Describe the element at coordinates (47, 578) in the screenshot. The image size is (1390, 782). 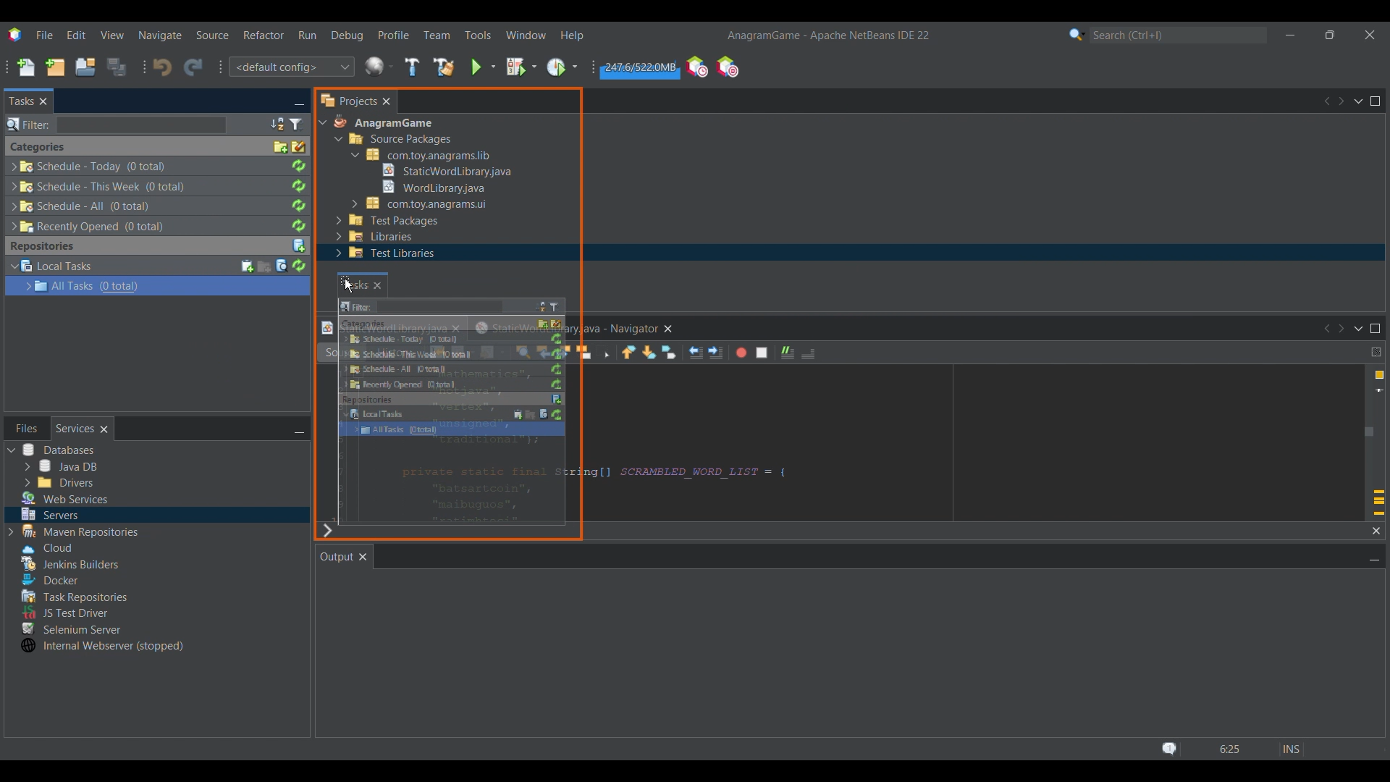
I see `` at that location.